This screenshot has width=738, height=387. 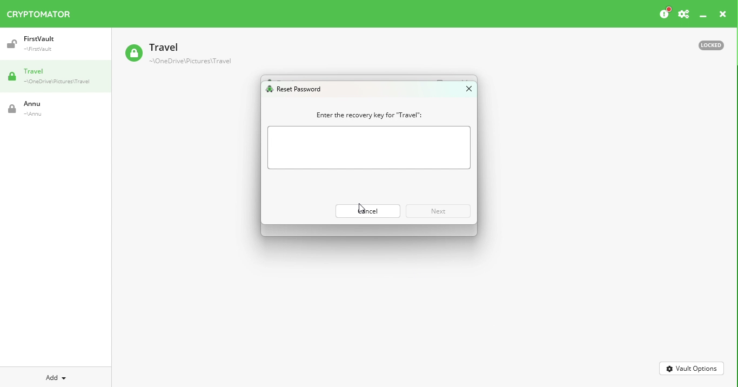 What do you see at coordinates (664, 14) in the screenshot?
I see `Please consider donating` at bounding box center [664, 14].